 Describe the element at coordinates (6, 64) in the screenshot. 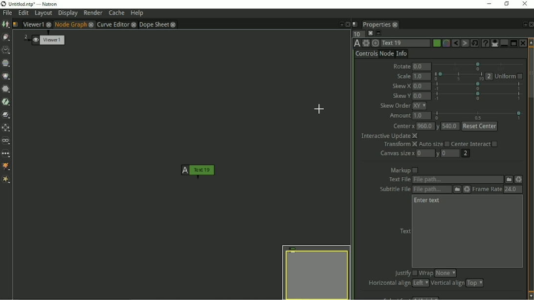

I see `Channel` at that location.